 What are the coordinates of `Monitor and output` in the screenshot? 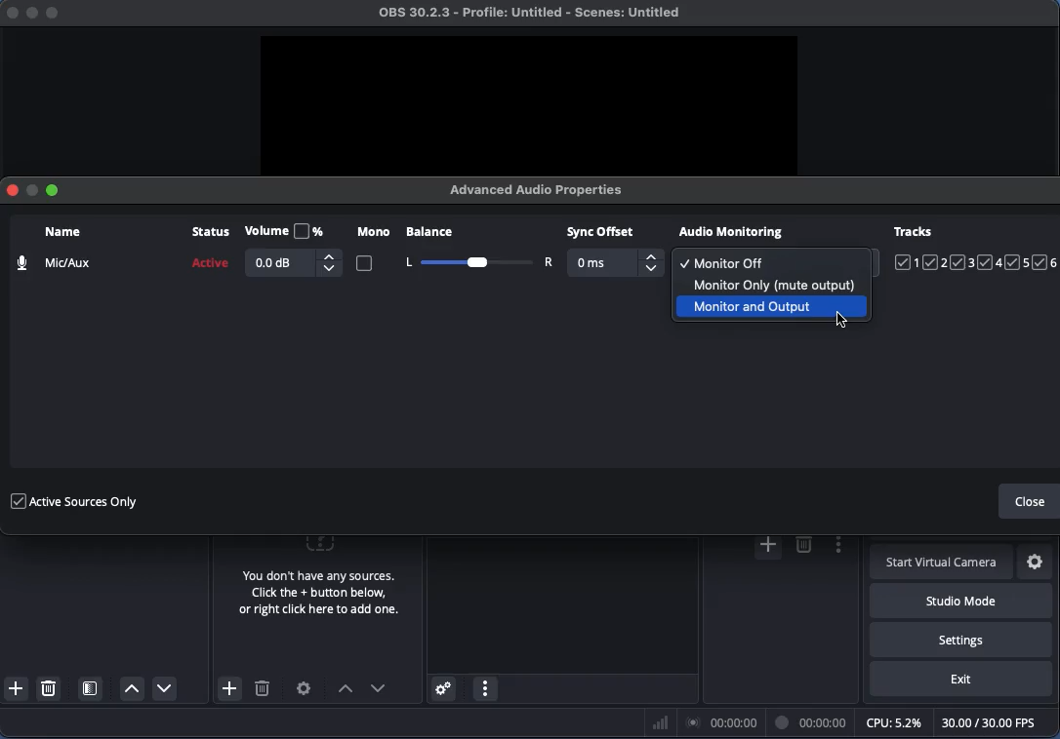 It's located at (773, 306).